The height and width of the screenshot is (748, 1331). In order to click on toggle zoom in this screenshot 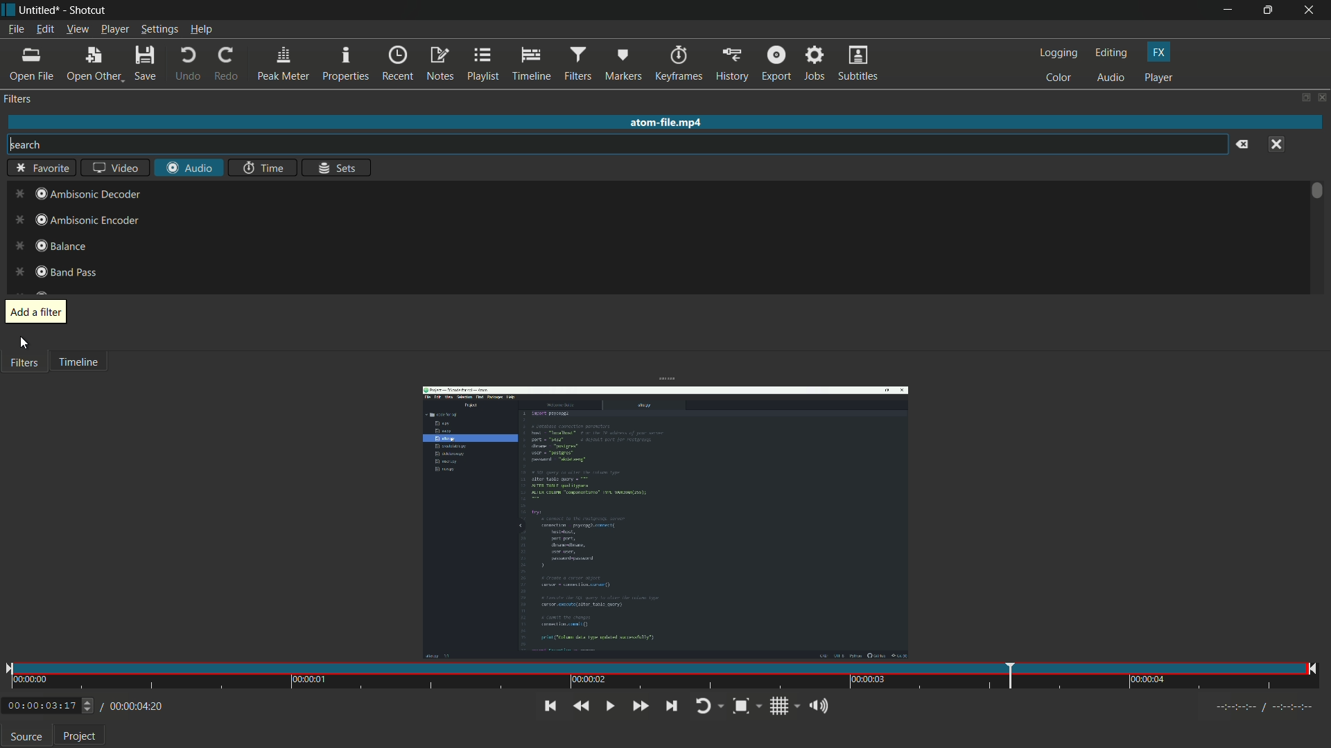, I will do `click(747, 706)`.